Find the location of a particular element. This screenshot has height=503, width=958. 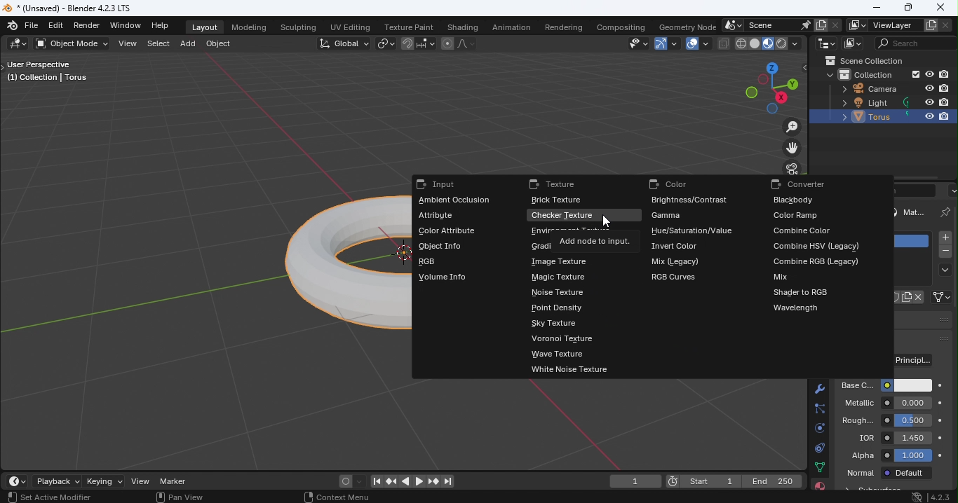

Viewport shading is located at coordinates (741, 43).